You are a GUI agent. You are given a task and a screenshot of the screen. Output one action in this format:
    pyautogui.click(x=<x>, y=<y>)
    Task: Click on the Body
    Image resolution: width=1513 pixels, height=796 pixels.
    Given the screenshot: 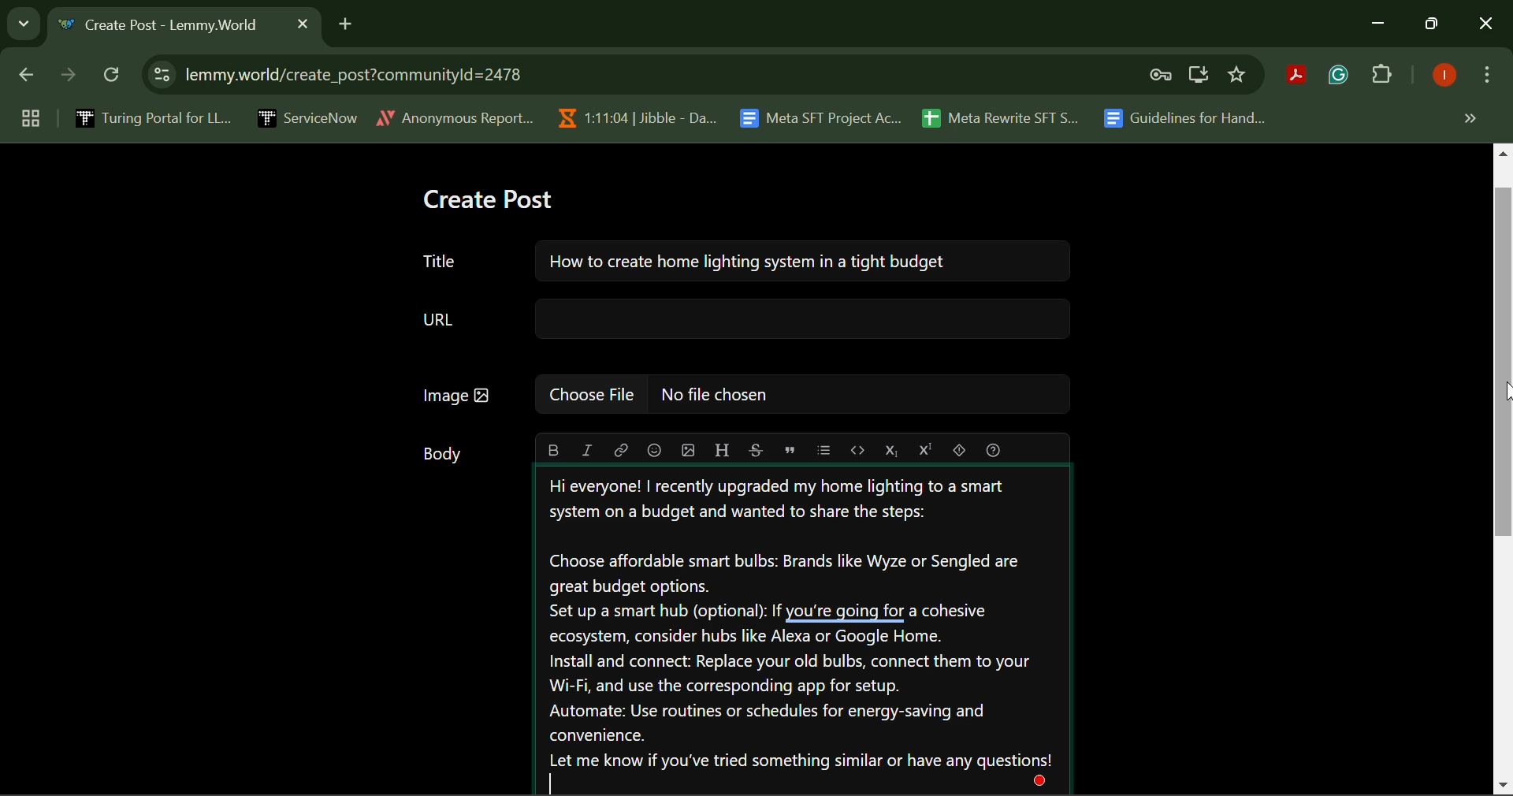 What is the action you would take?
    pyautogui.click(x=443, y=458)
    